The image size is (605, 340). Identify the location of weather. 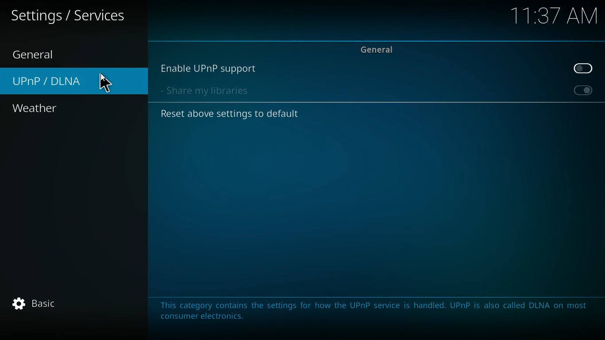
(55, 109).